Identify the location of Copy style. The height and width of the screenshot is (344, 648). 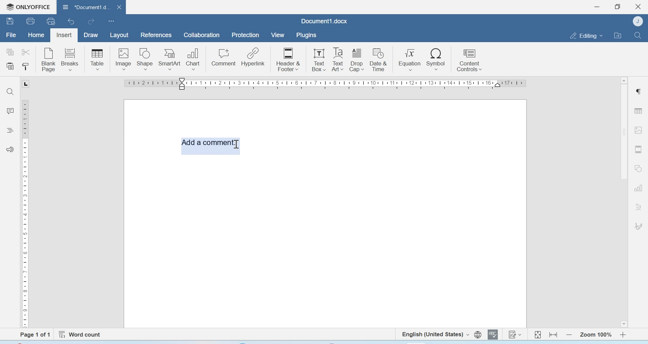
(25, 67).